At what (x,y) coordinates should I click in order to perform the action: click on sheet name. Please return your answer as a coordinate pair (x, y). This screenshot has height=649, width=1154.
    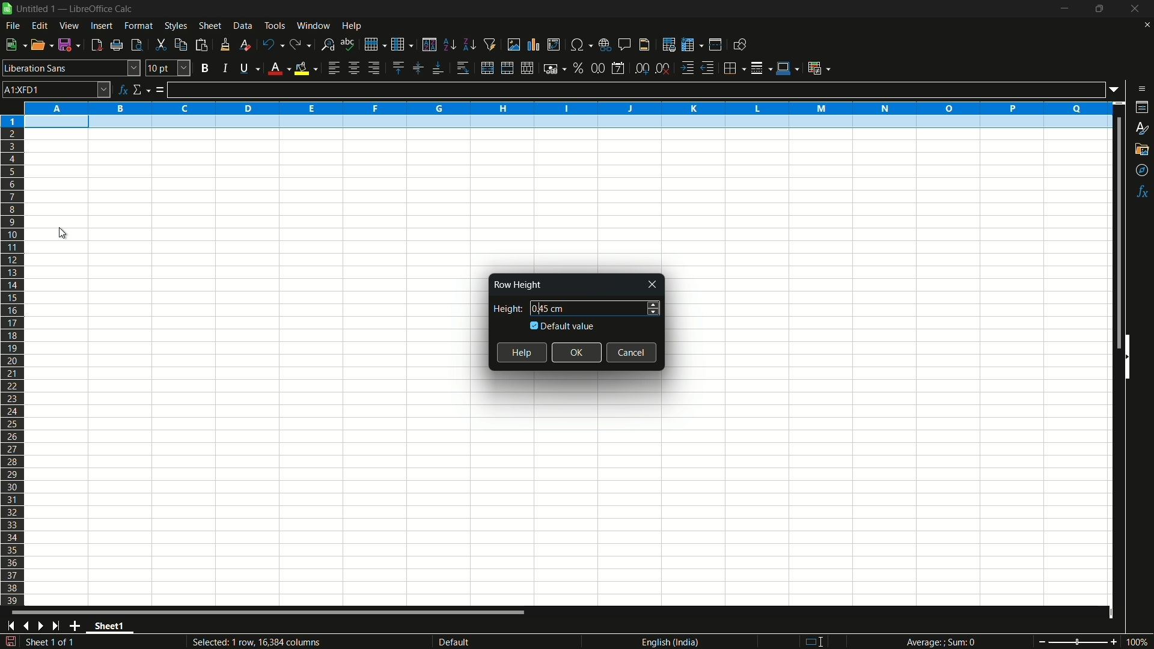
    Looking at the image, I should click on (113, 627).